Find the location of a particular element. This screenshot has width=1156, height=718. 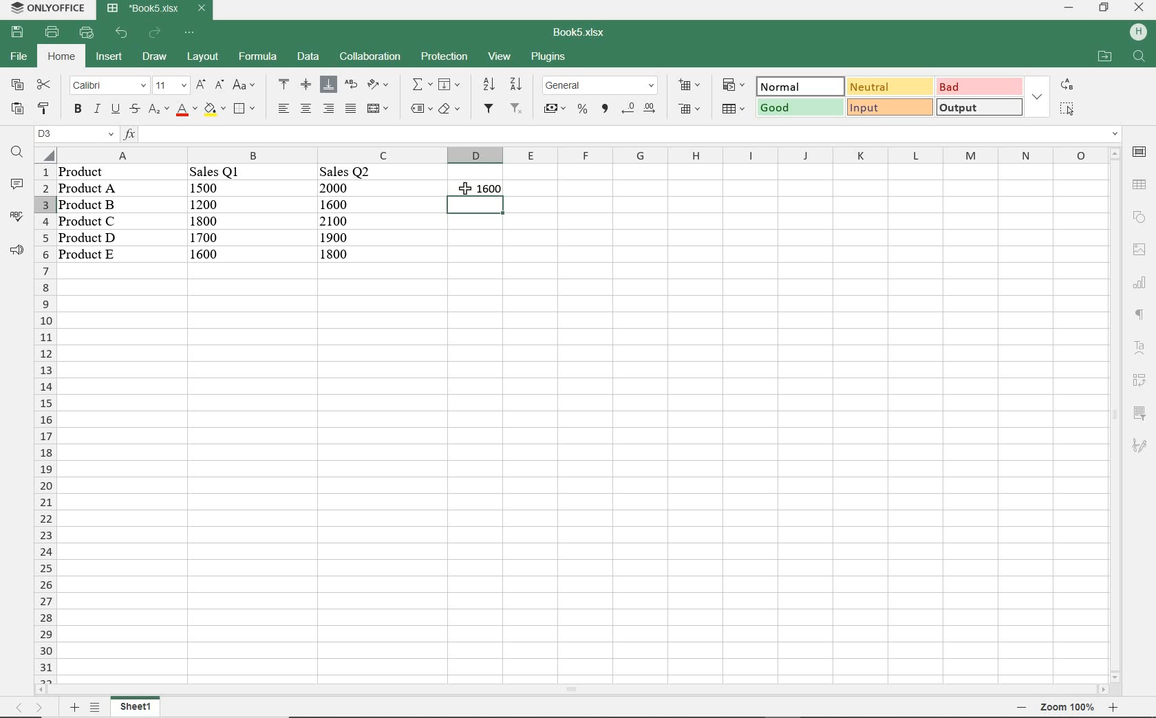

expand is located at coordinates (1038, 96).